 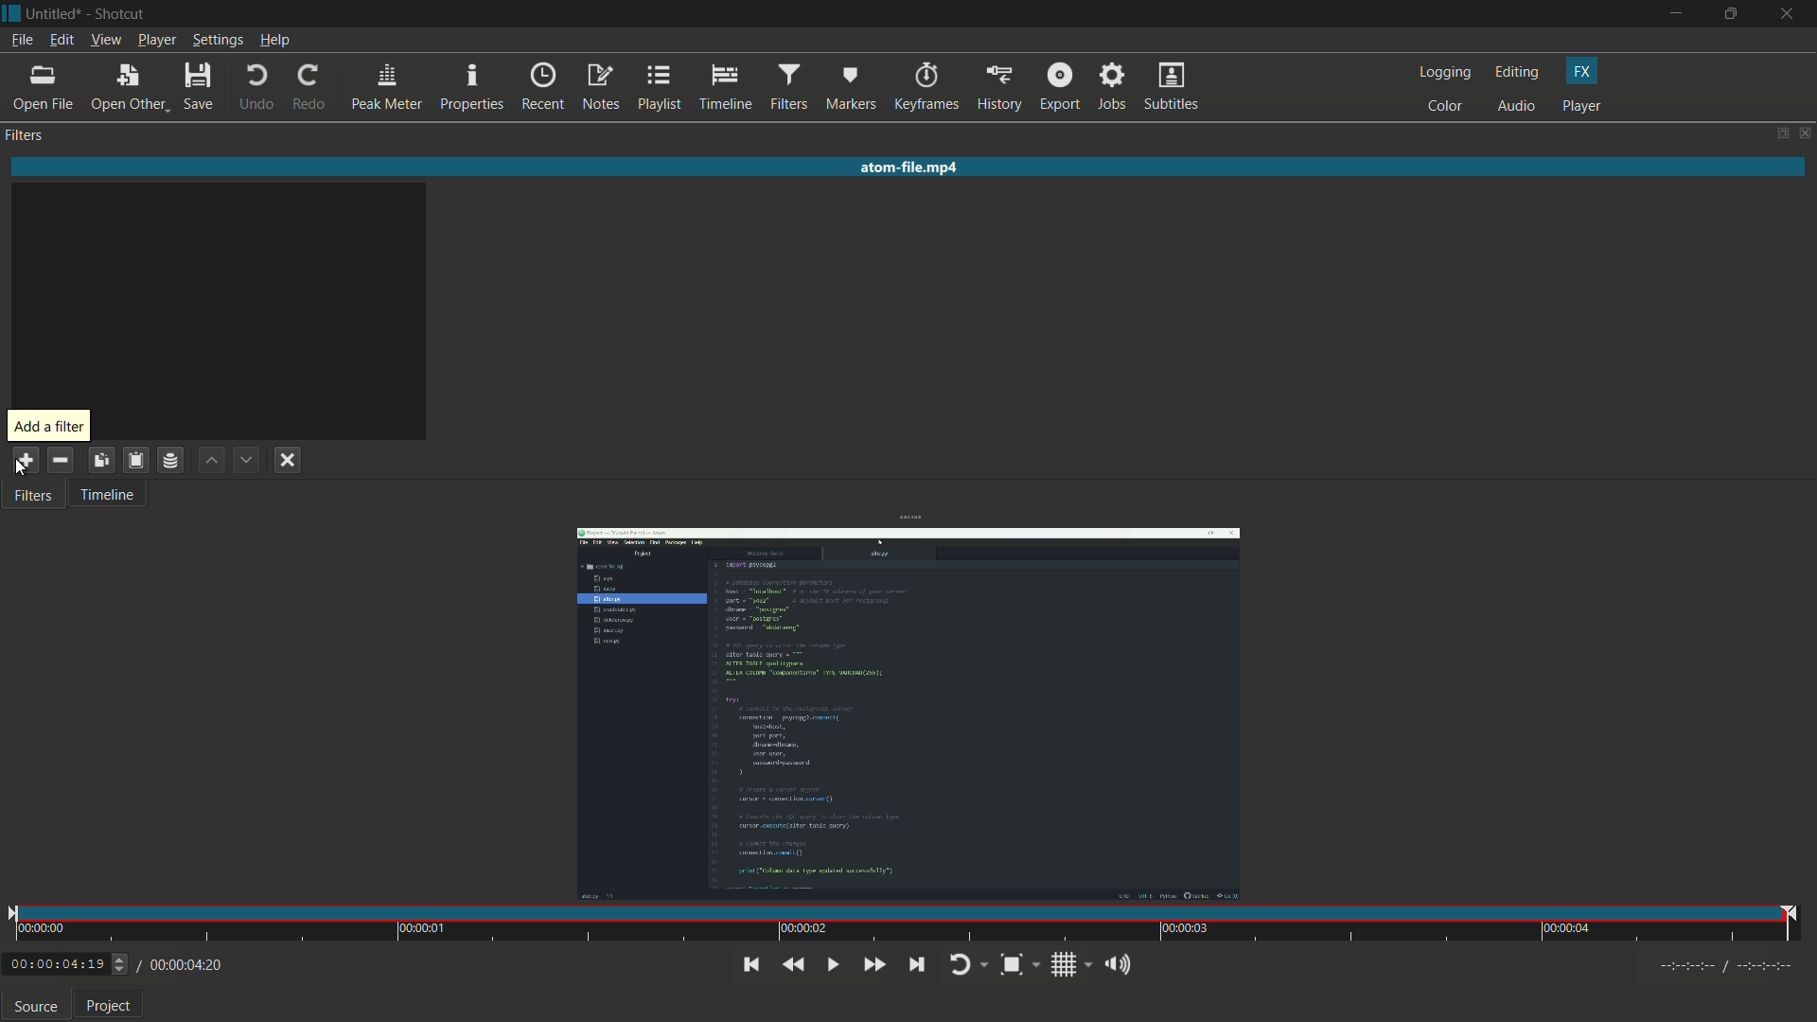 I want to click on timeline, so click(x=723, y=88).